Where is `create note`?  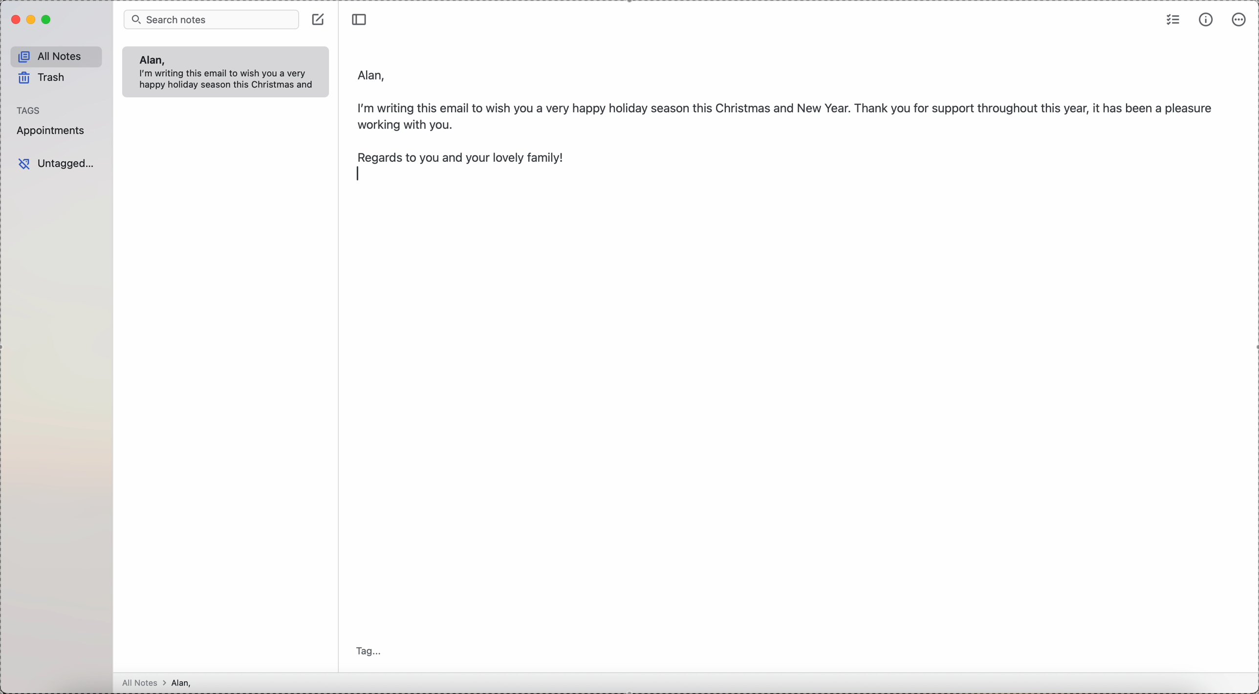 create note is located at coordinates (320, 19).